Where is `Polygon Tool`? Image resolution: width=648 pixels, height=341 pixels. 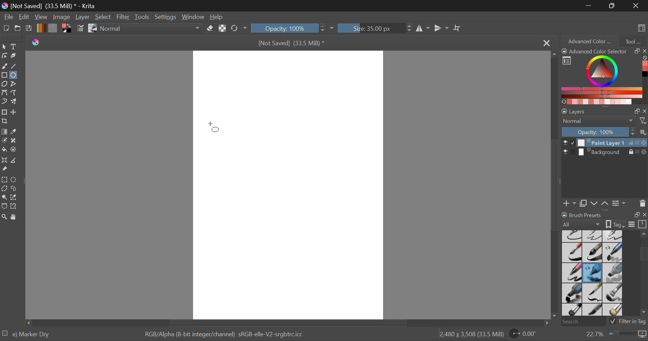
Polygon Tool is located at coordinates (4, 84).